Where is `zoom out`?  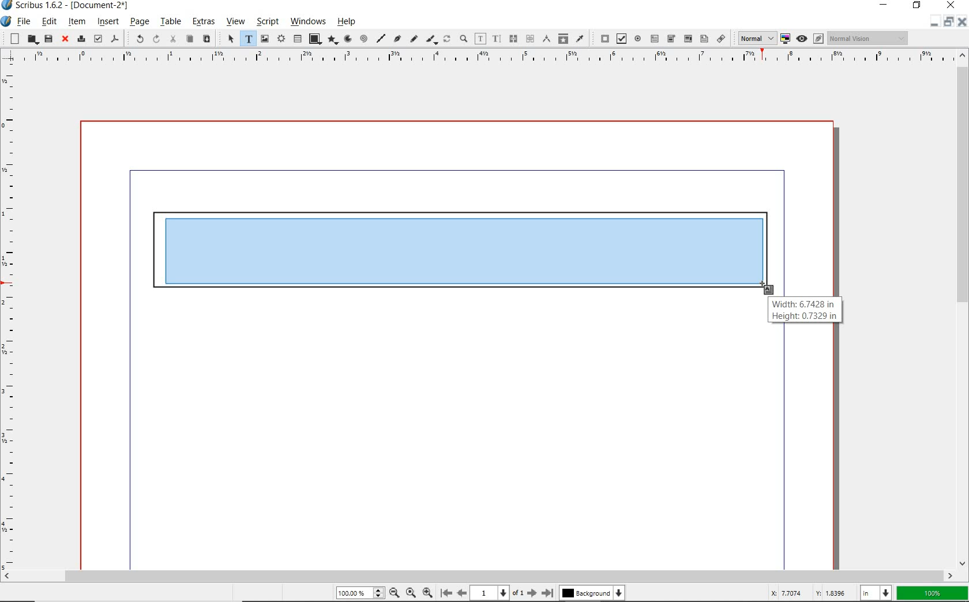
zoom out is located at coordinates (427, 592).